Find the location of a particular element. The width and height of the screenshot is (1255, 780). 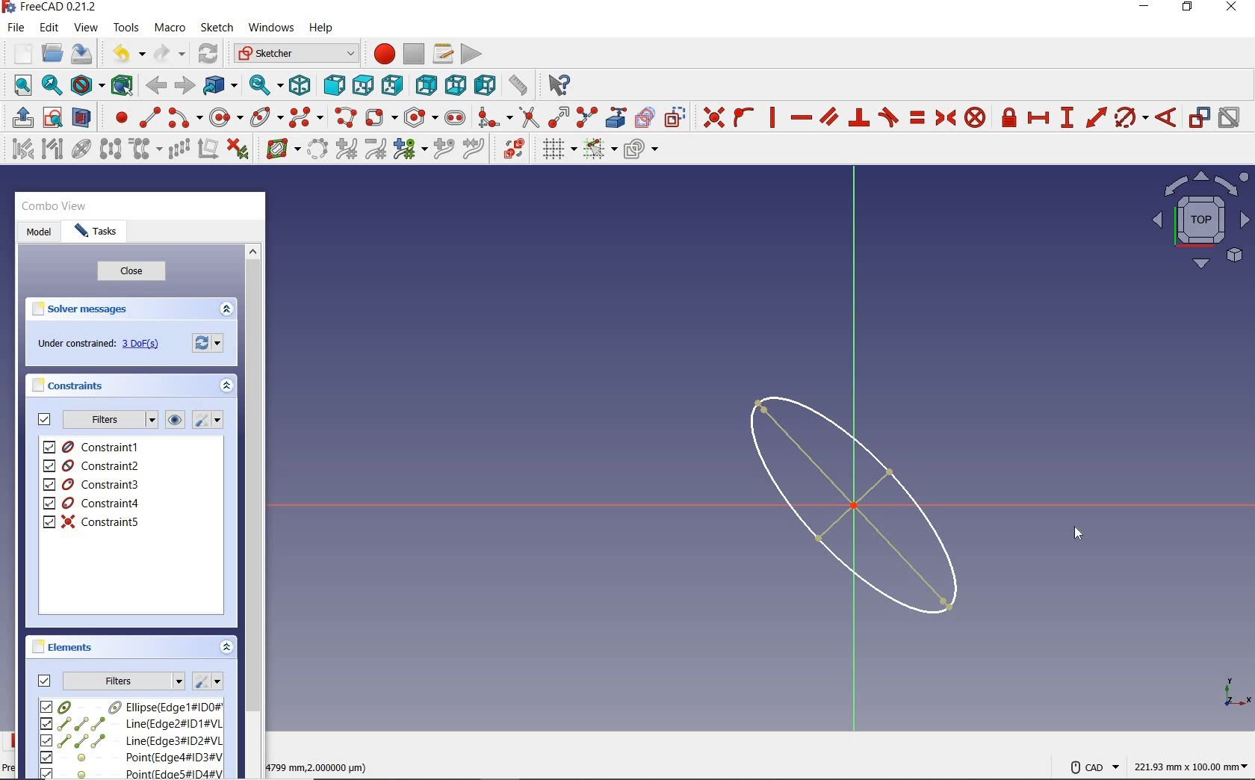

collapse is located at coordinates (227, 649).